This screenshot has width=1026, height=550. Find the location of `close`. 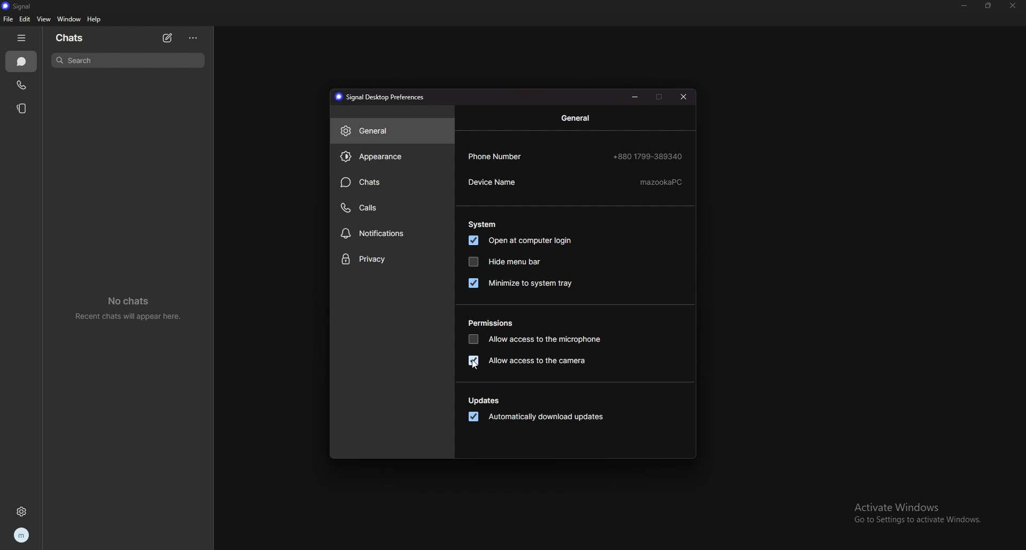

close is located at coordinates (1012, 6).